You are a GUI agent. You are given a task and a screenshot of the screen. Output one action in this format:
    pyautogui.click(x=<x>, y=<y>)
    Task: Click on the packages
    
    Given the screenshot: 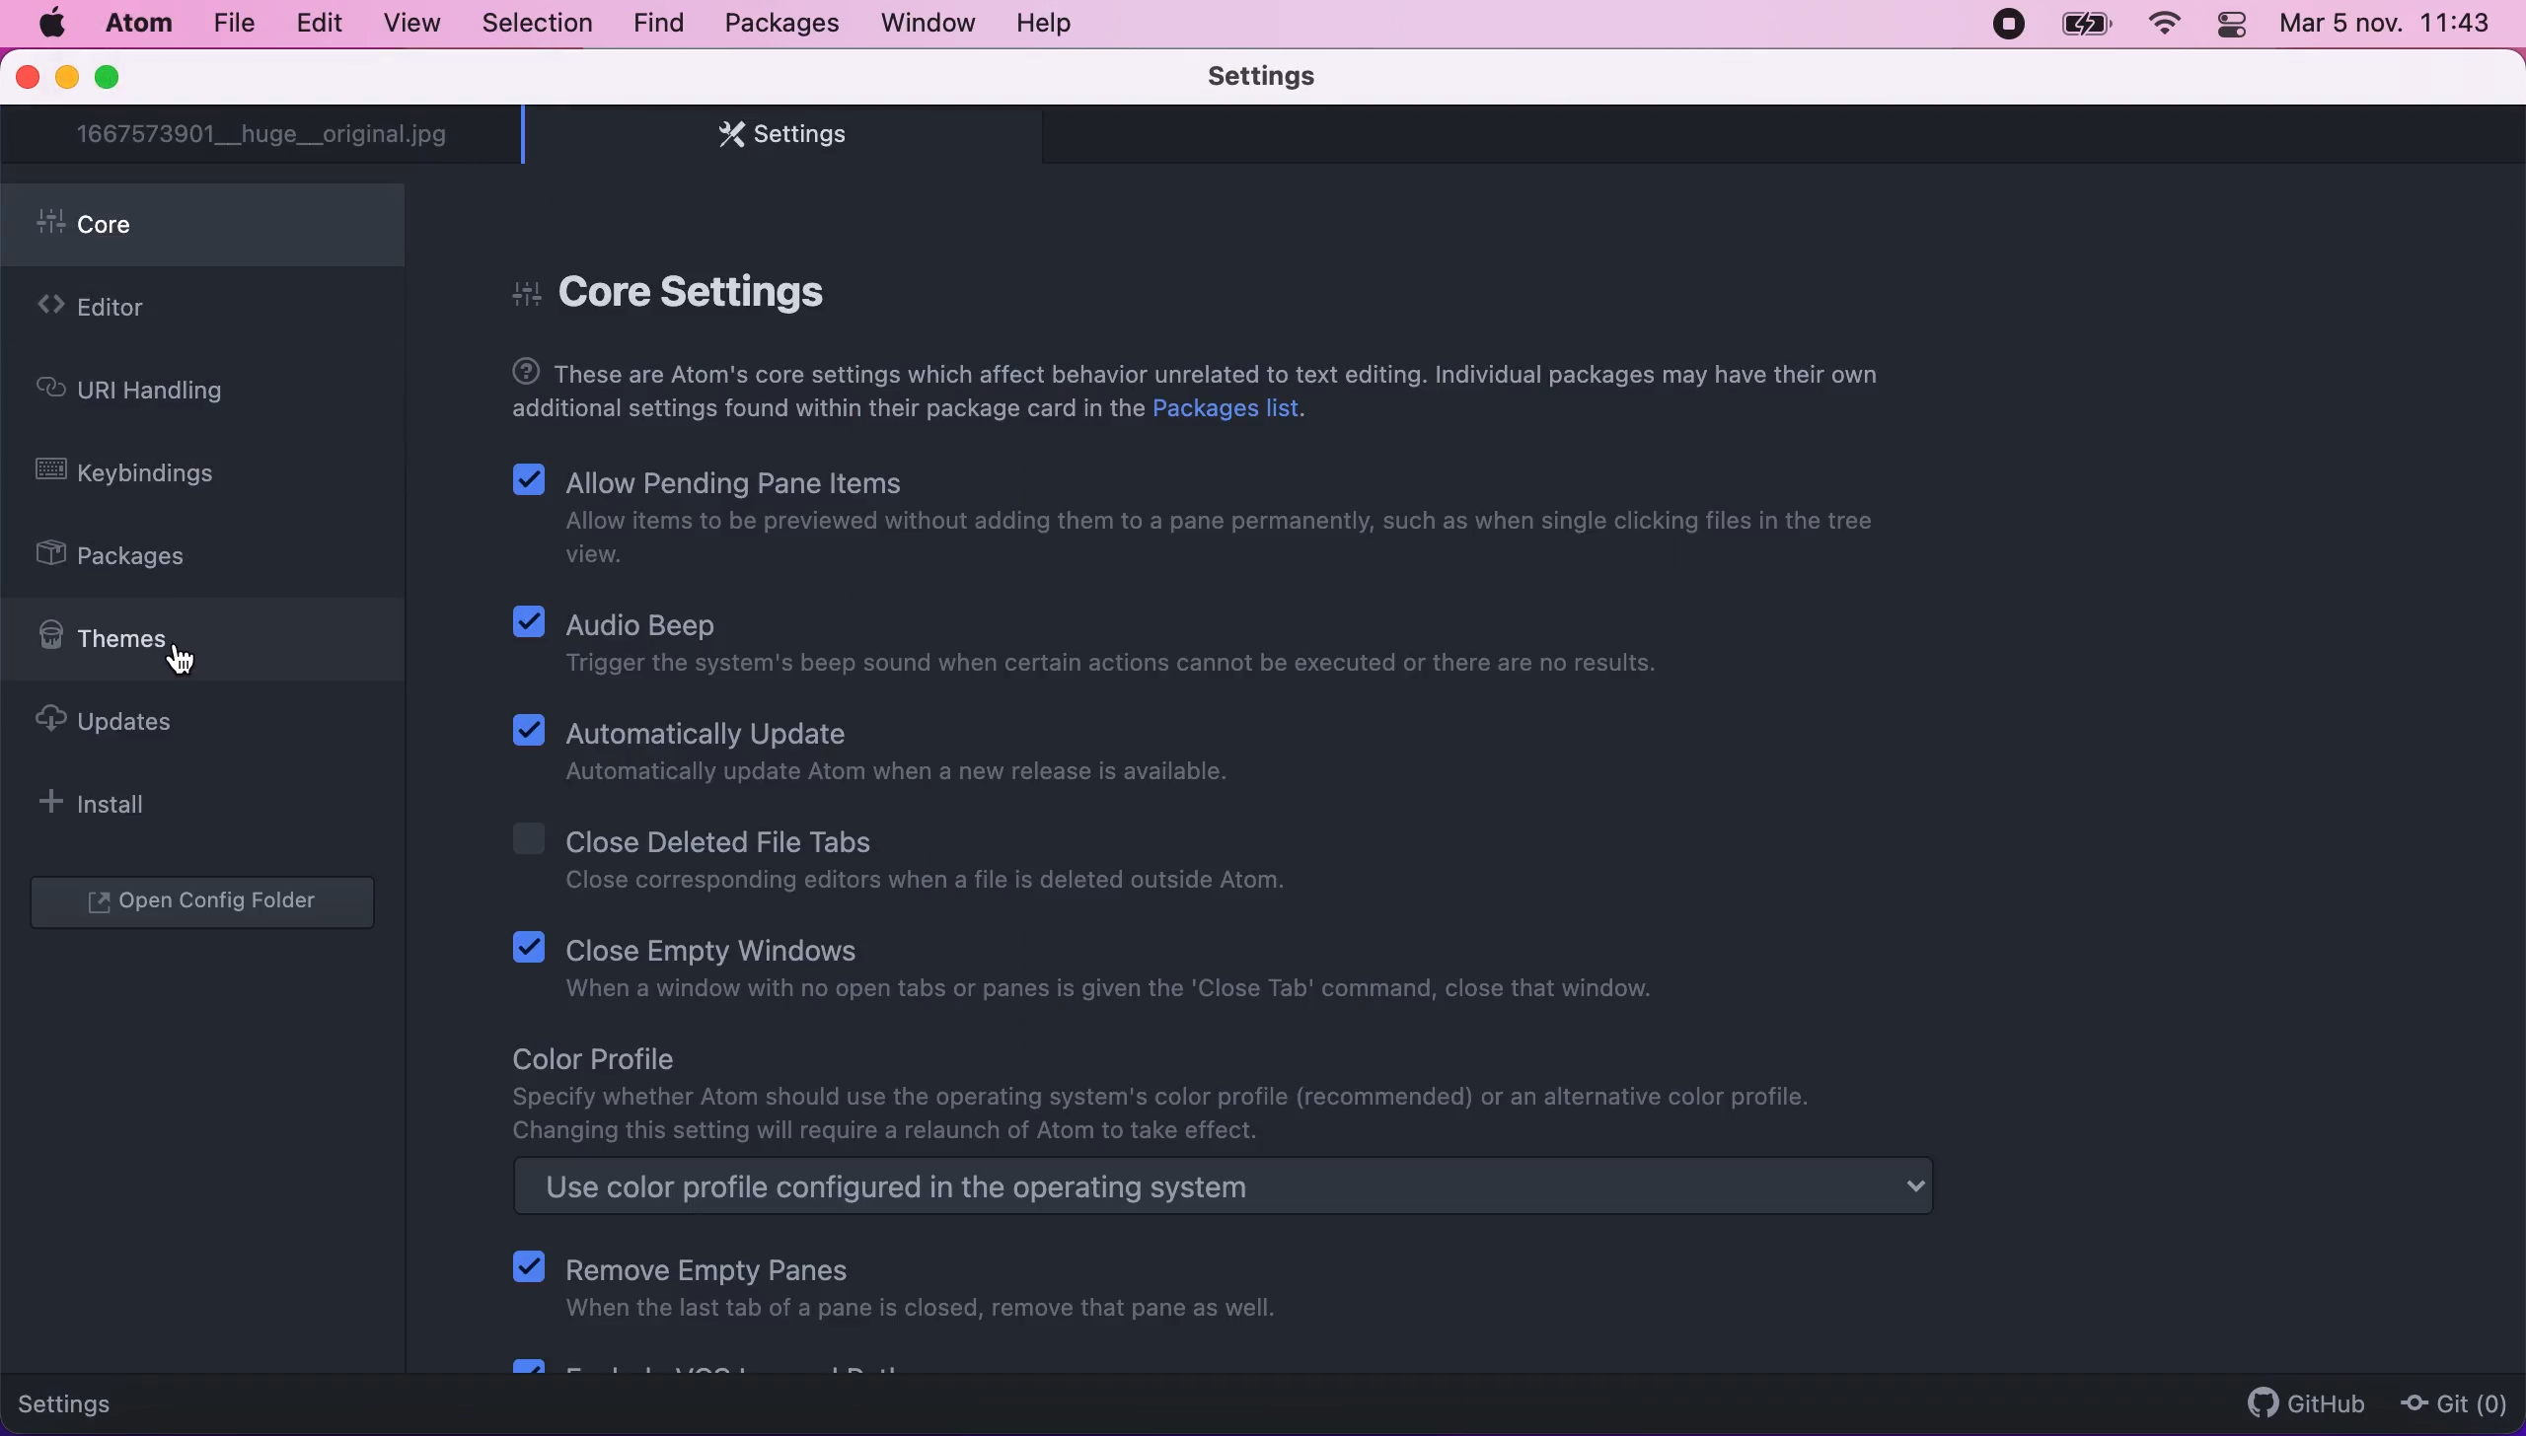 What is the action you would take?
    pyautogui.click(x=139, y=558)
    